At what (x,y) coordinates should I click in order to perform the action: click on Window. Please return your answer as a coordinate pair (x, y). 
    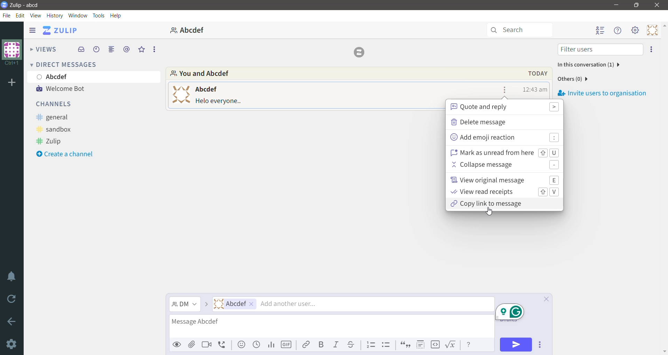
    Looking at the image, I should click on (78, 15).